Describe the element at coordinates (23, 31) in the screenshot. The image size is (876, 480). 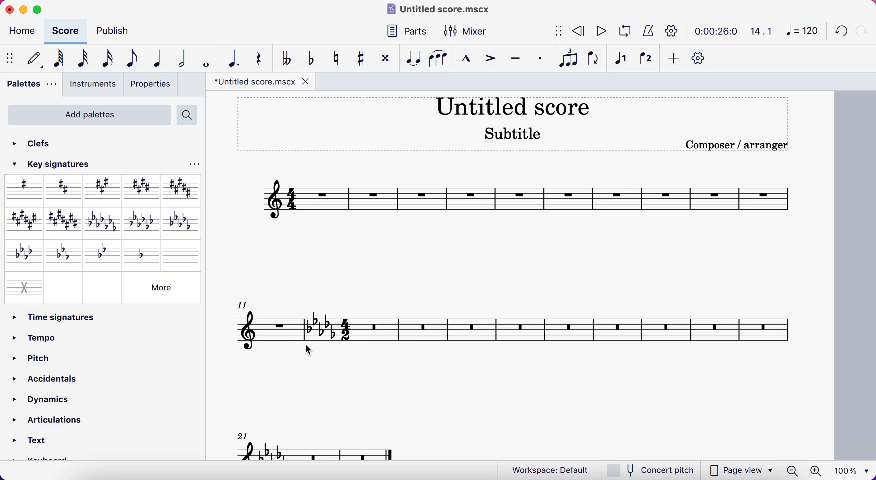
I see `home` at that location.